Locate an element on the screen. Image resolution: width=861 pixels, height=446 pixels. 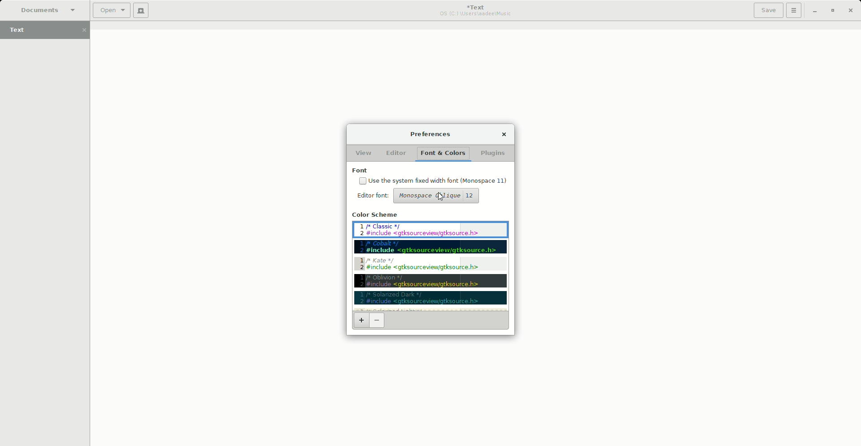
Use the system fixed width is located at coordinates (434, 180).